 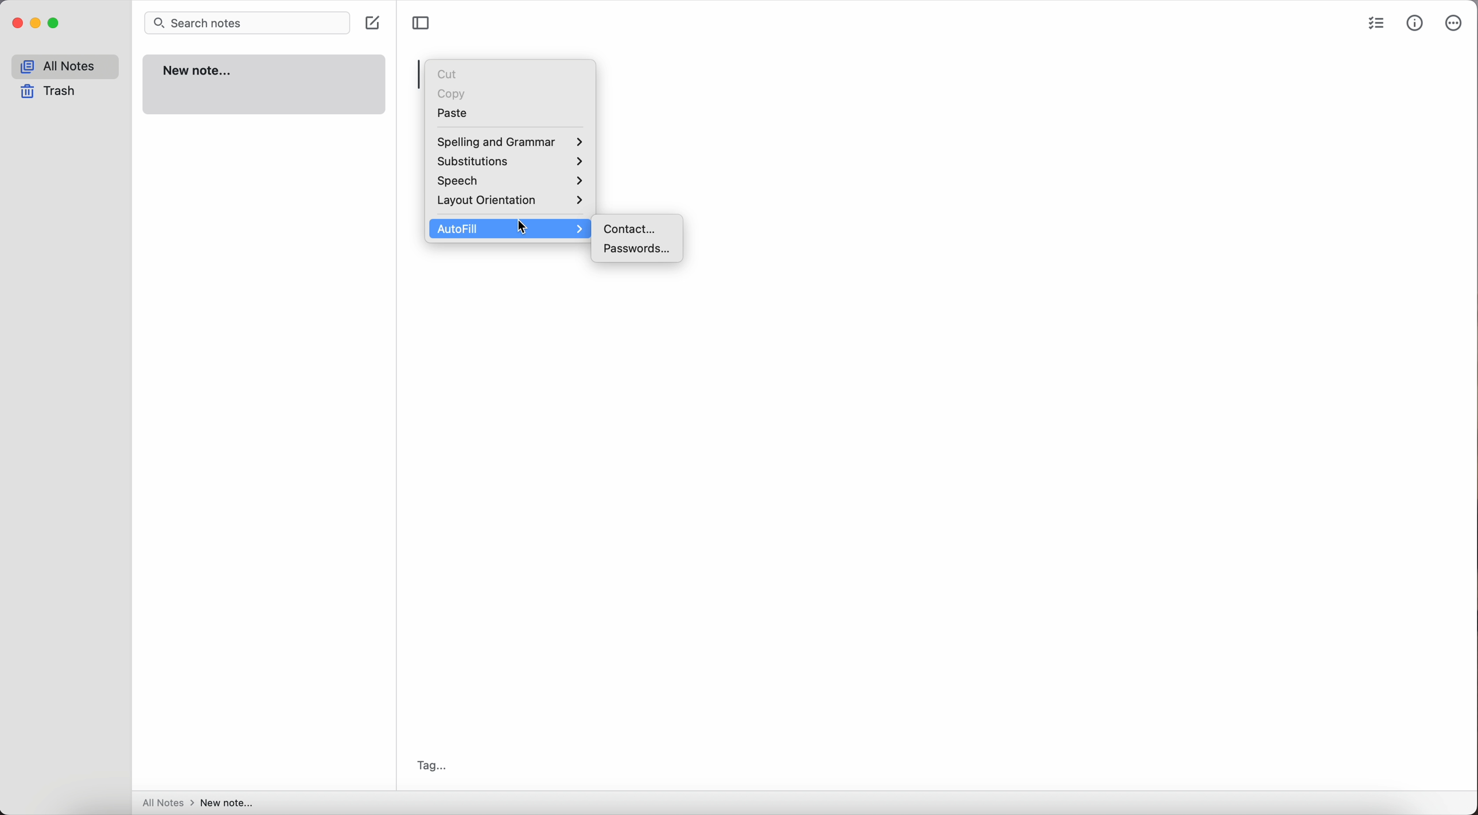 I want to click on substitutions, so click(x=511, y=163).